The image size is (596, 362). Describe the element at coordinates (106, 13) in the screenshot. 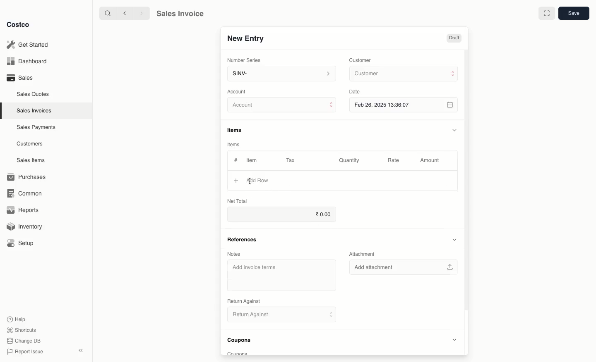

I see `Search` at that location.